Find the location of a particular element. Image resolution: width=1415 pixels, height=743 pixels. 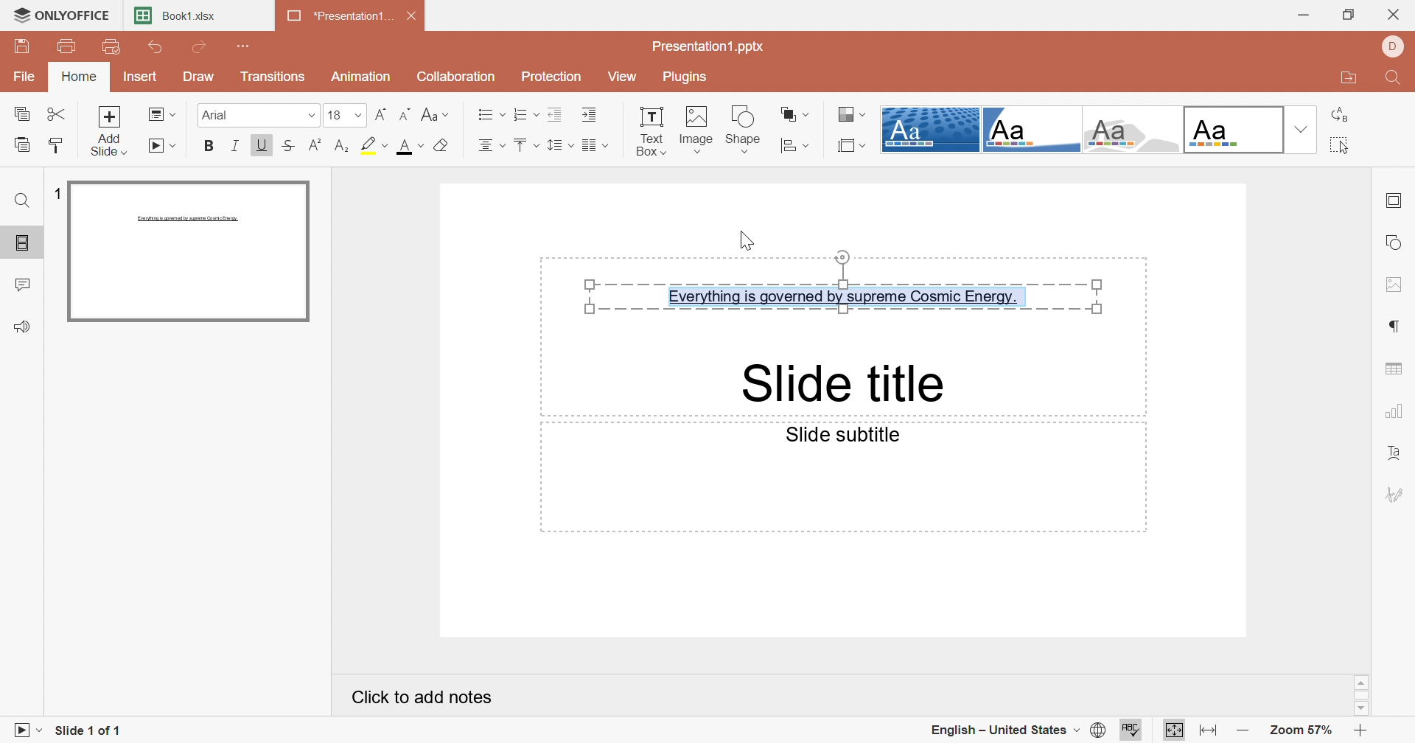

Find is located at coordinates (22, 198).